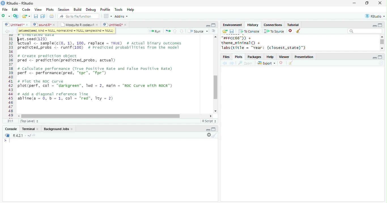 This screenshot has height=203, width=387. What do you see at coordinates (96, 84) in the screenshot?
I see `# Plot the ROC curveplot(perf, col - "darkgreen”, 1wd = 2, main = "ROC Curve with ROCR")` at bounding box center [96, 84].